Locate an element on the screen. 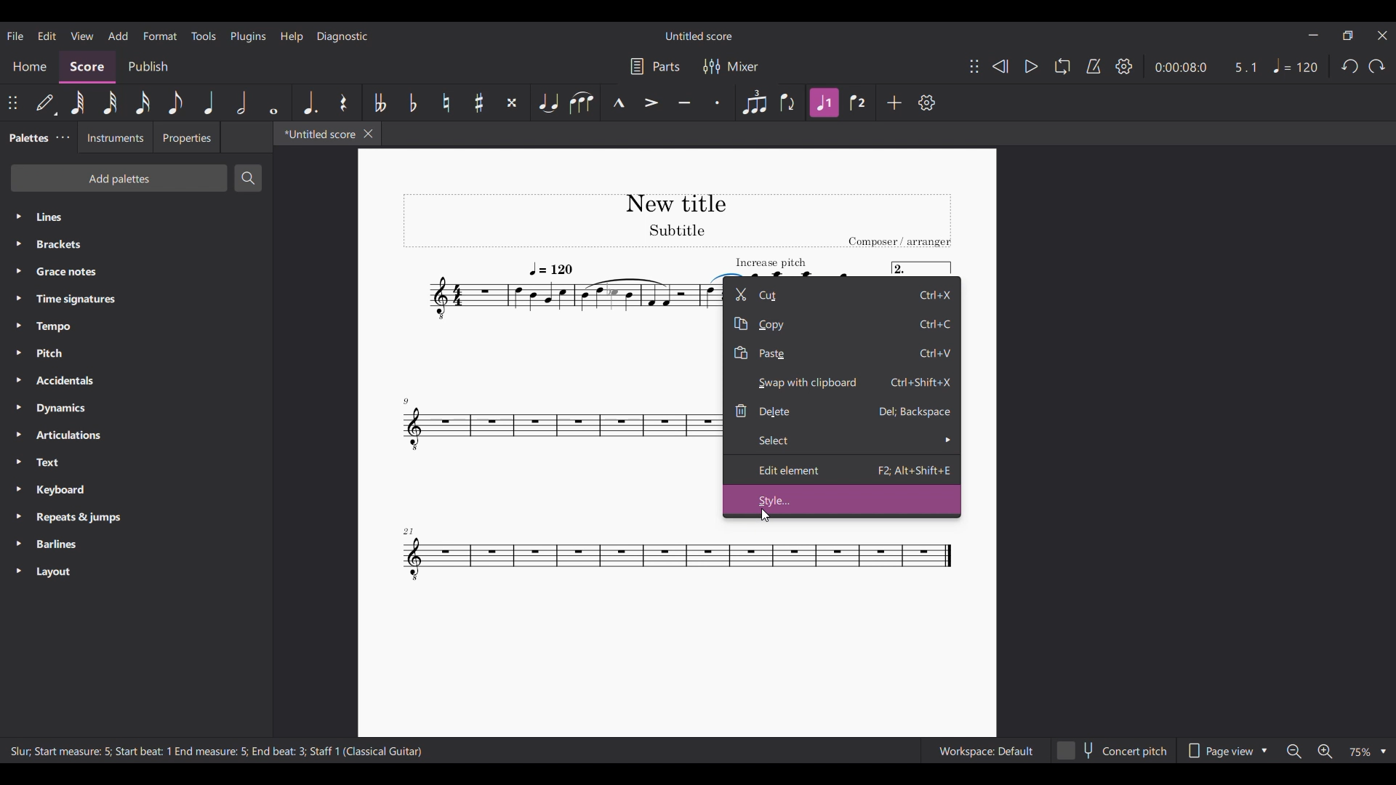 The image size is (1396, 785). Repeats & jumps is located at coordinates (137, 517).